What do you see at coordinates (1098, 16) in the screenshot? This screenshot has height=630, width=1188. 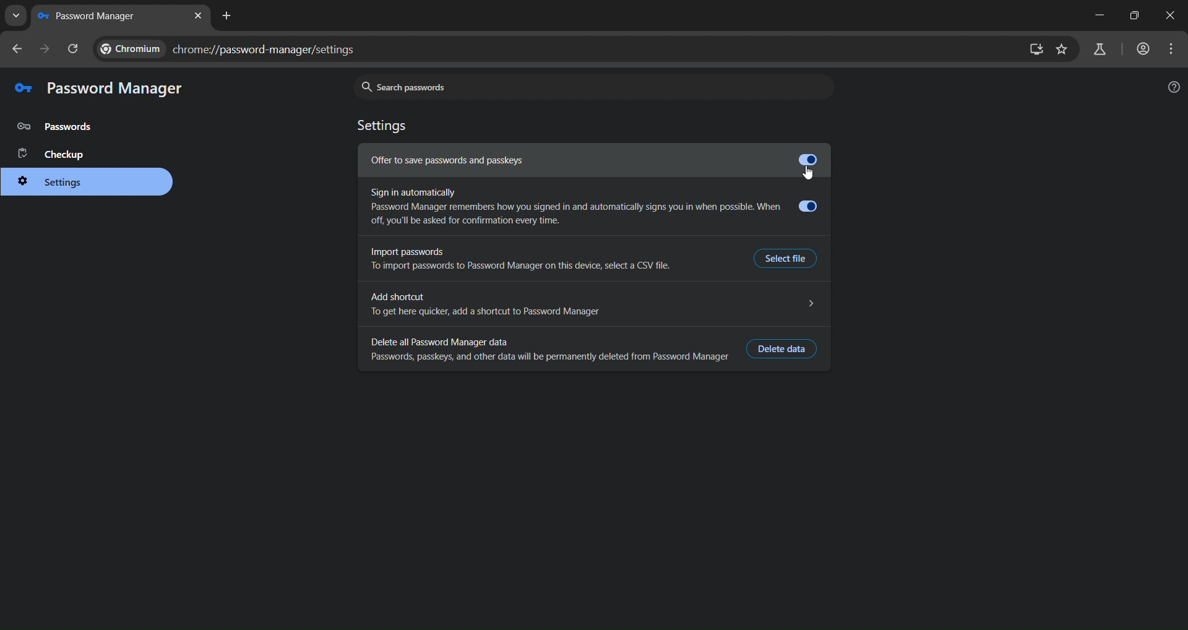 I see `minimize` at bounding box center [1098, 16].